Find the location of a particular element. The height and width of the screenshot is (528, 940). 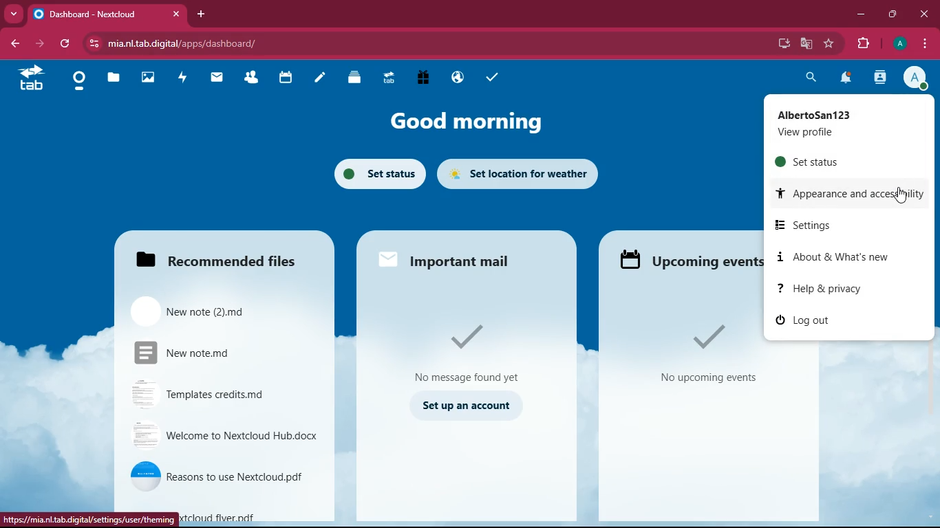

set up is located at coordinates (464, 406).